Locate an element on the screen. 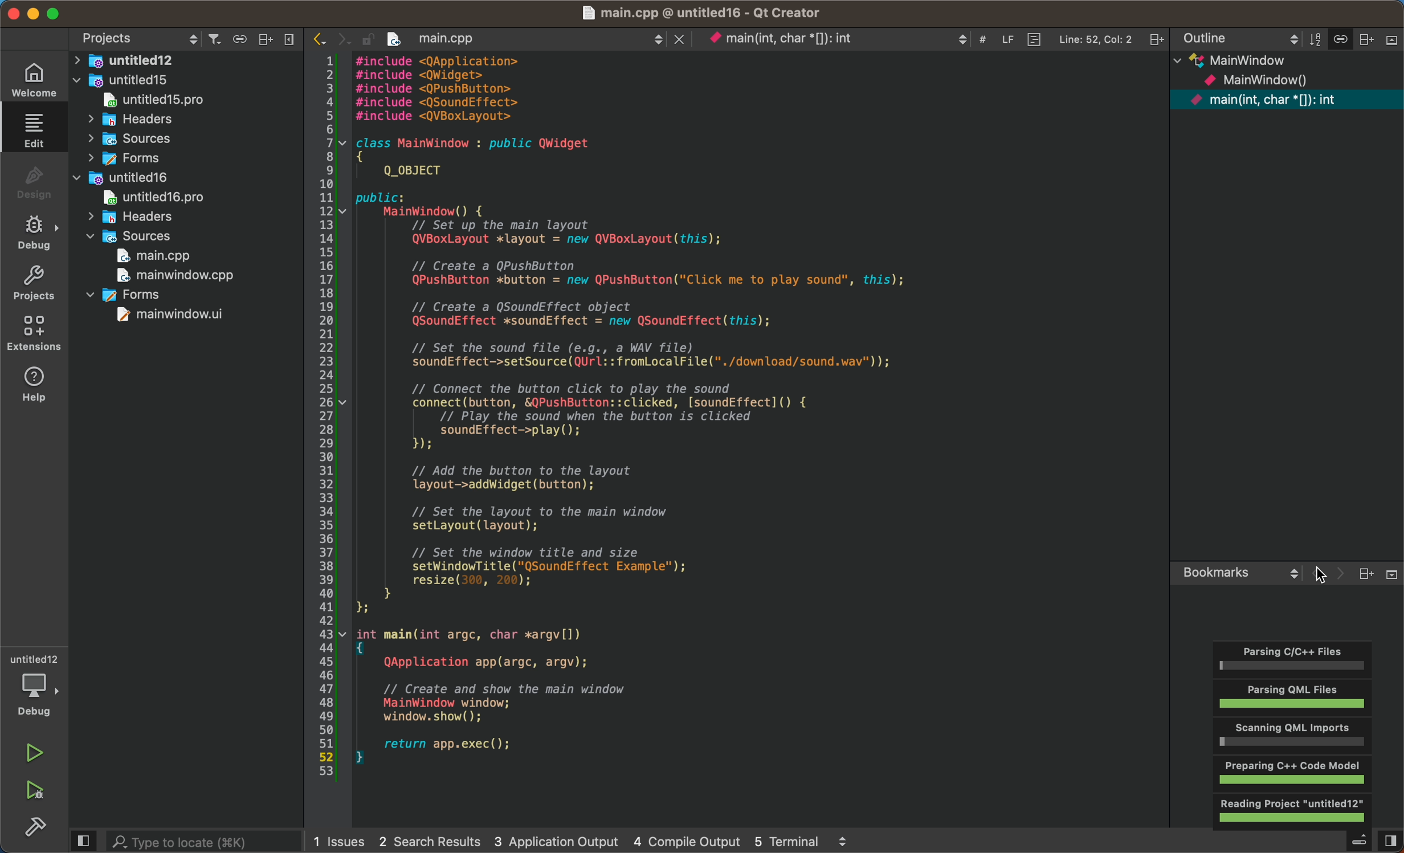 Image resolution: width=1404 pixels, height=853 pixels. arrows is located at coordinates (331, 40).